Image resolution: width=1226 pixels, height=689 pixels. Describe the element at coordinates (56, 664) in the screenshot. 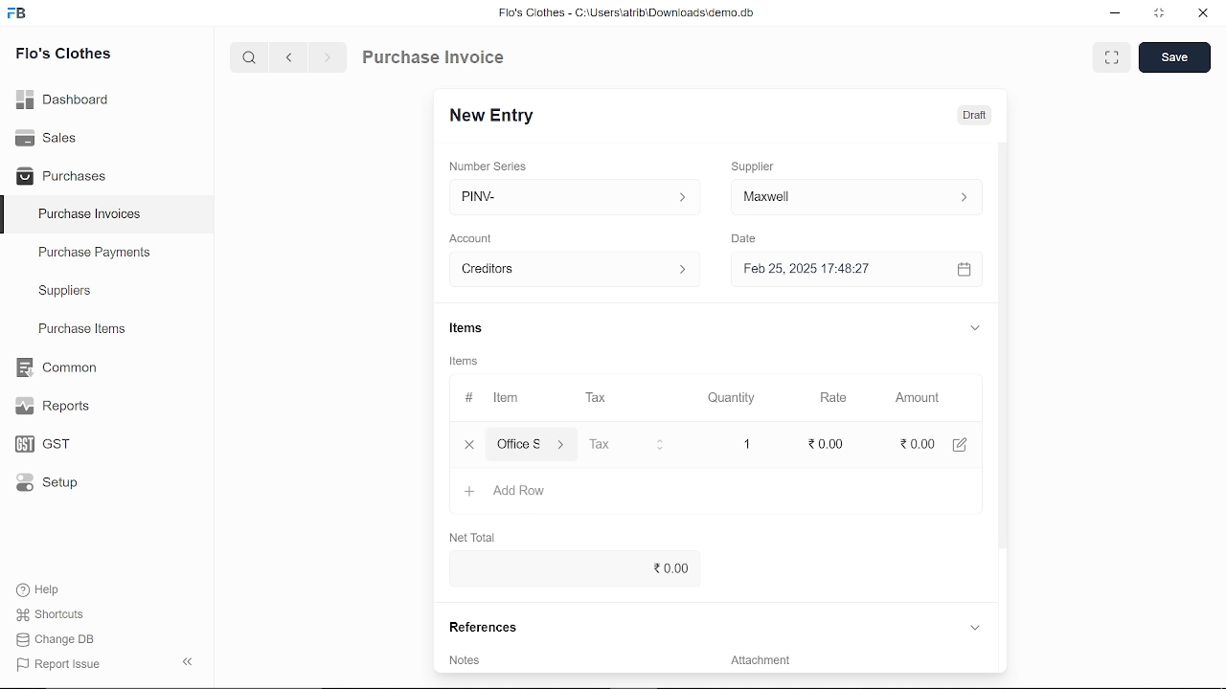

I see `J Report Issue` at that location.